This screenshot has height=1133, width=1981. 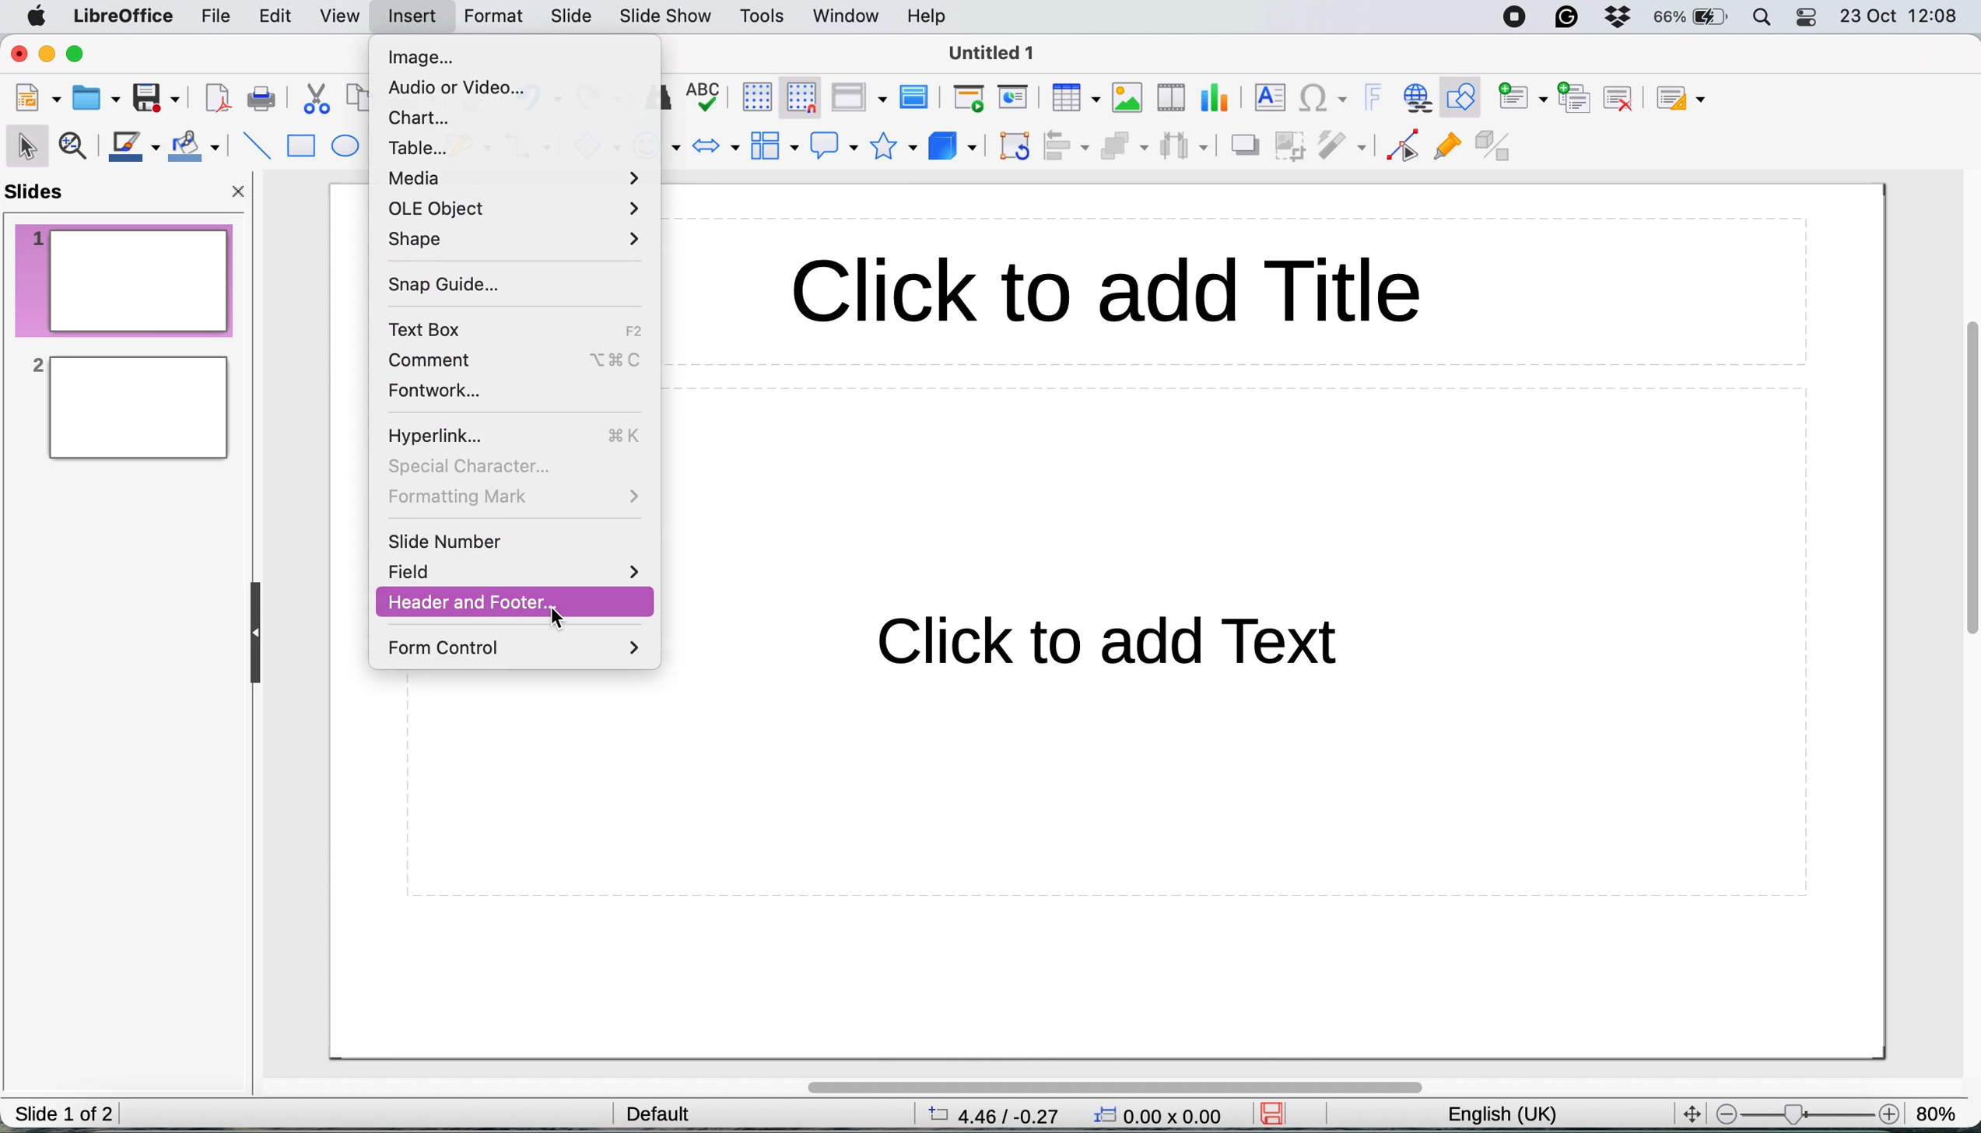 I want to click on 4.46/-0.27, so click(x=1003, y=1114).